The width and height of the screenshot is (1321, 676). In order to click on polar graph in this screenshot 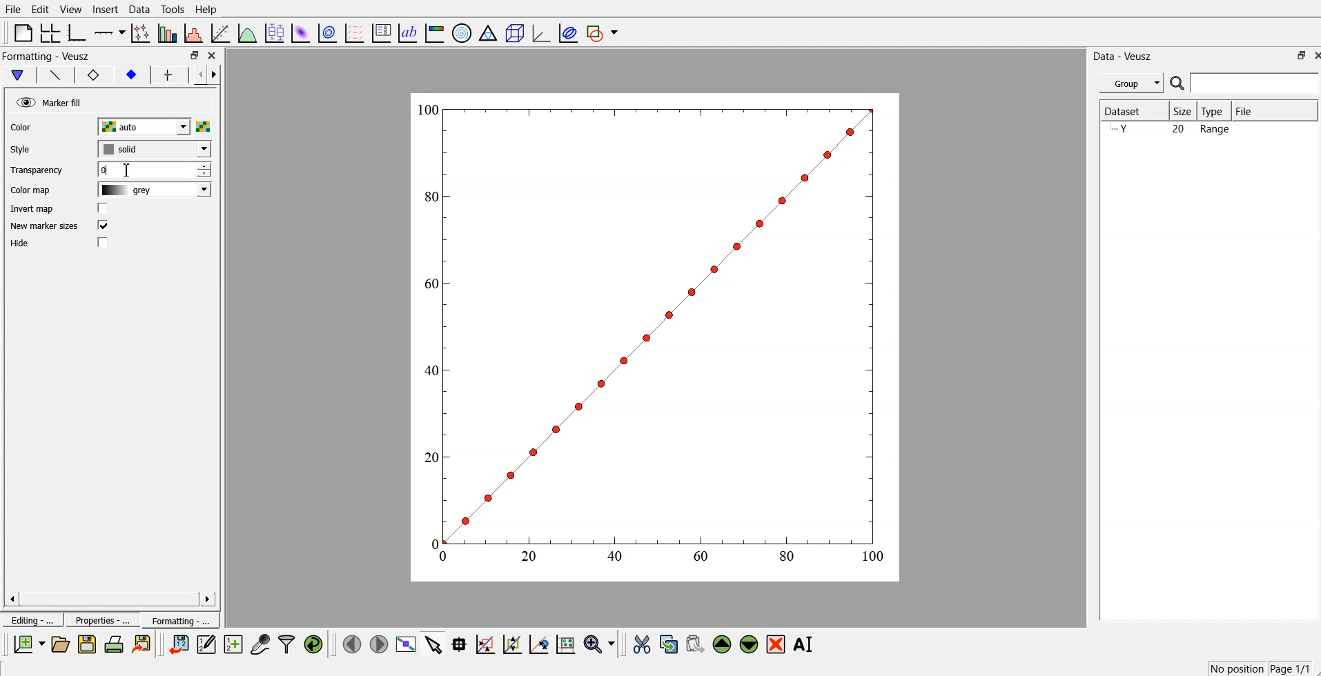, I will do `click(463, 32)`.